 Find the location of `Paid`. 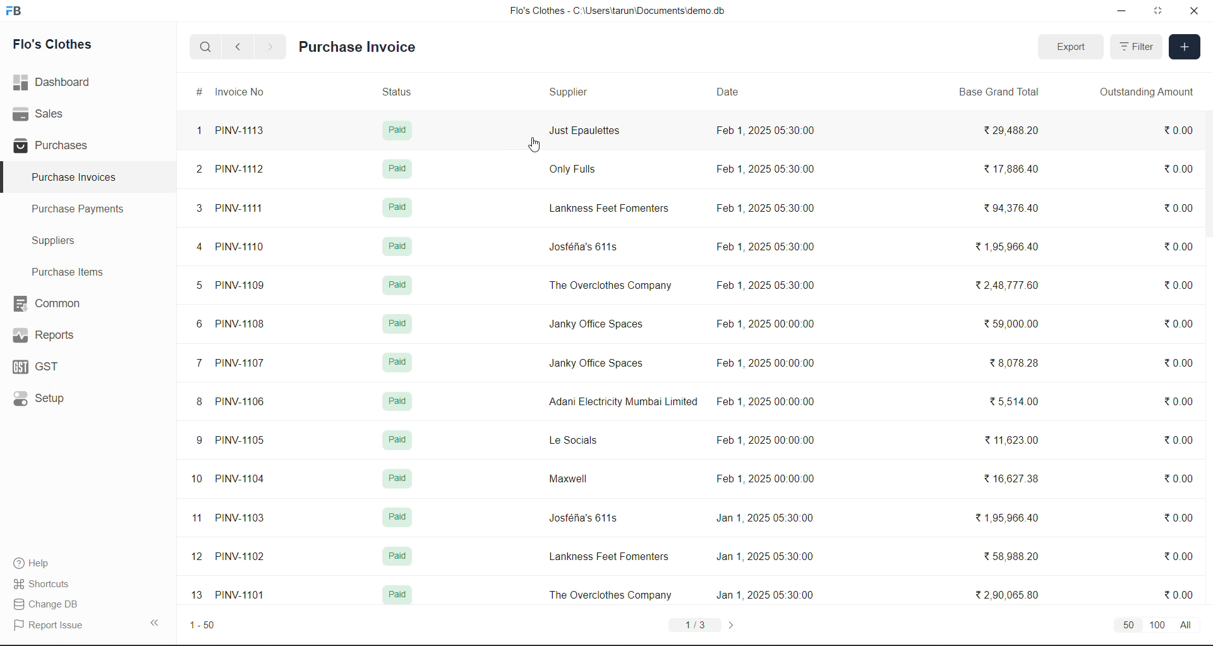

Paid is located at coordinates (397, 365).